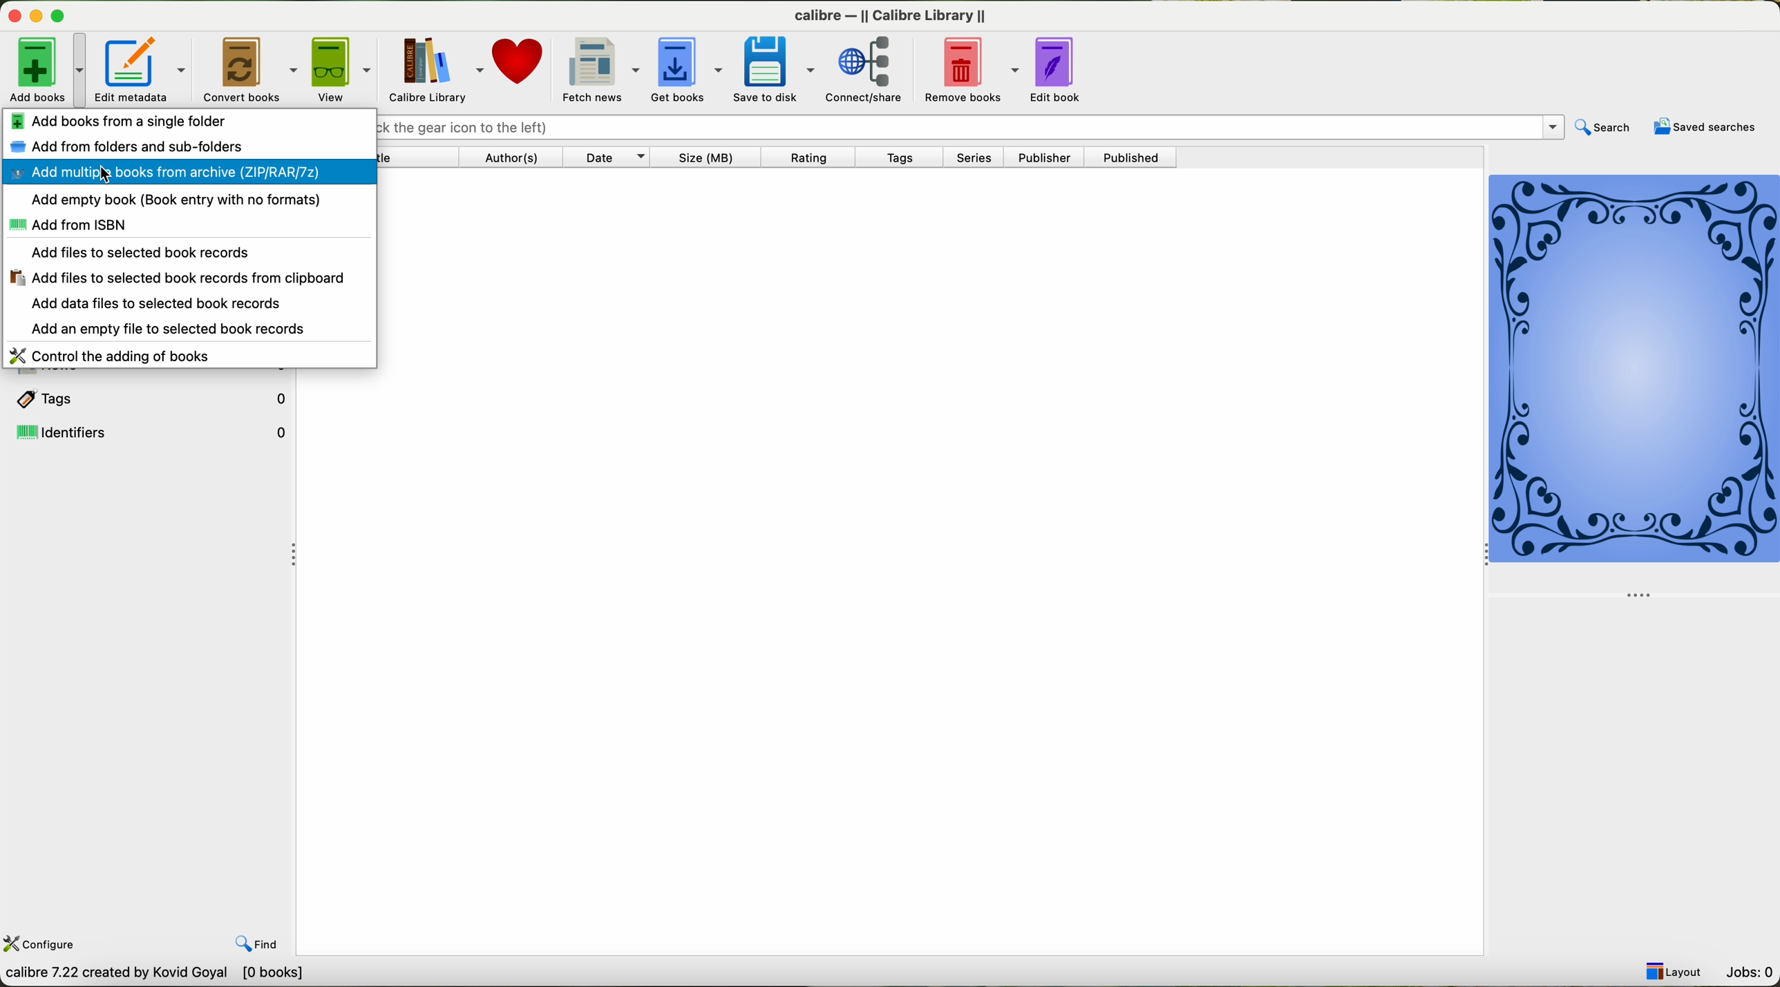 The height and width of the screenshot is (987, 1780). What do you see at coordinates (167, 974) in the screenshot?
I see `callibre 7.22 created by kavid Goyal [0books]` at bounding box center [167, 974].